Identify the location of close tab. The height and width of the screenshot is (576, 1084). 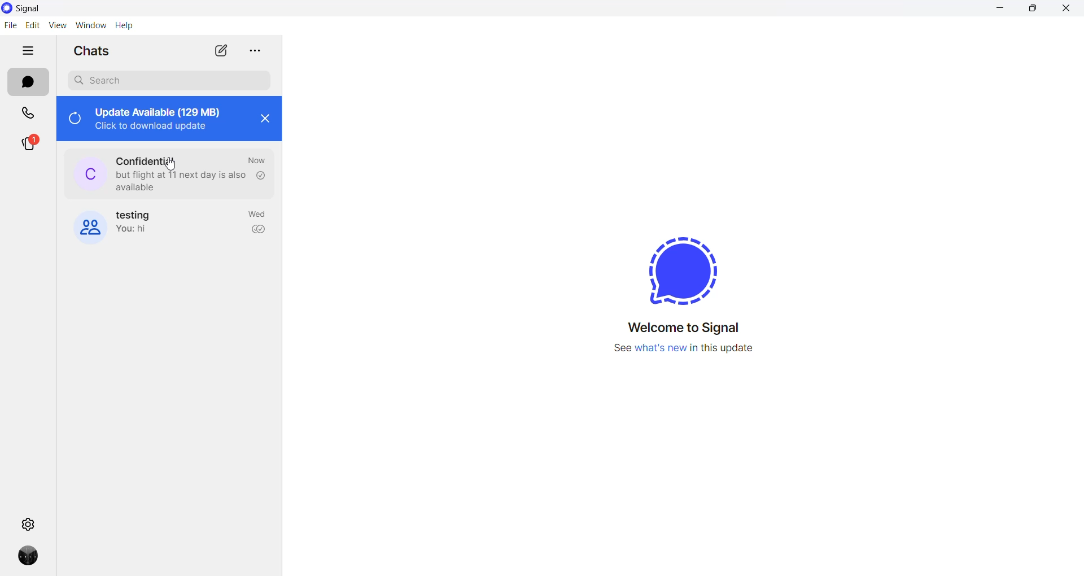
(253, 51).